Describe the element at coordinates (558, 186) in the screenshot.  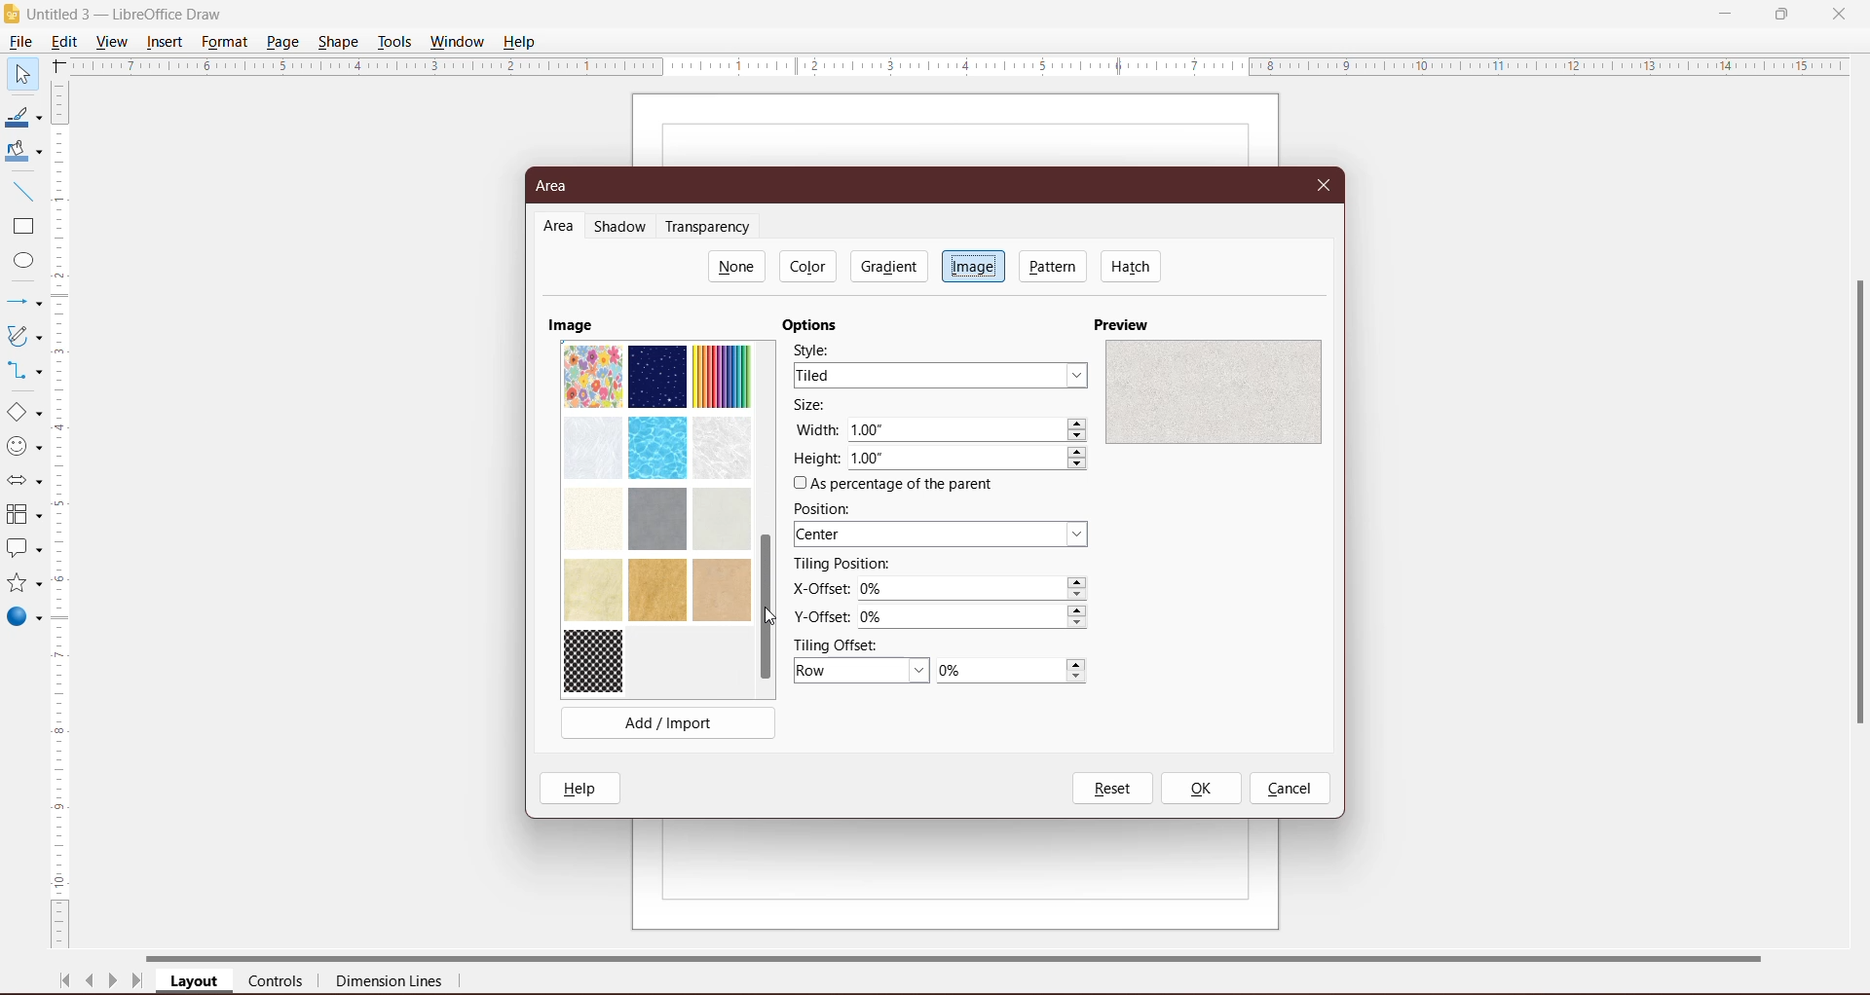
I see `Area` at that location.